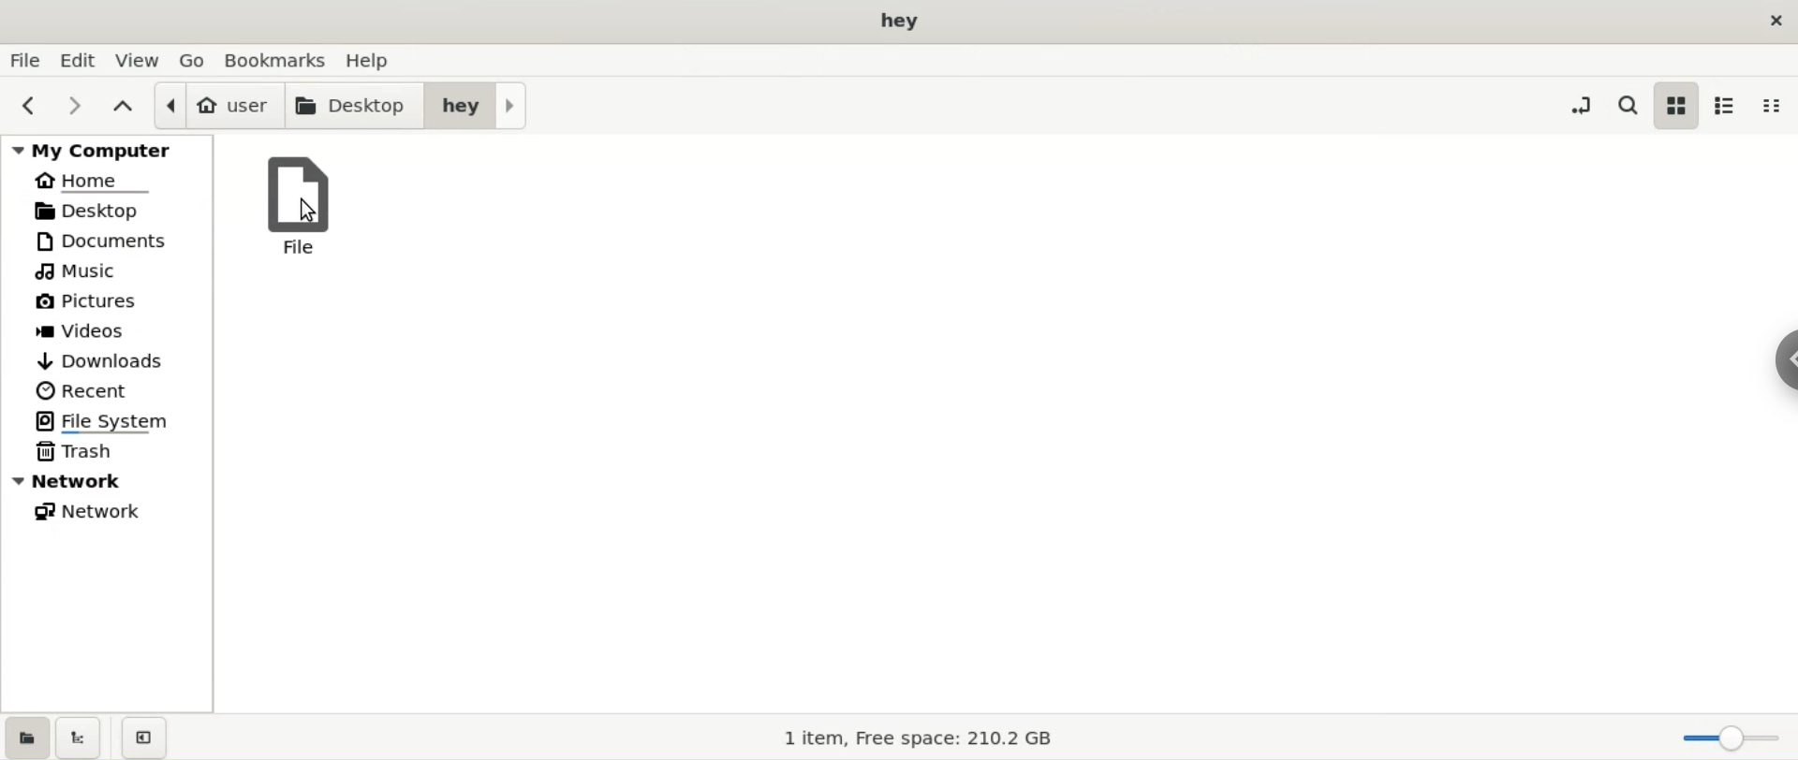 The image size is (1798, 760). I want to click on close sidebar, so click(147, 735).